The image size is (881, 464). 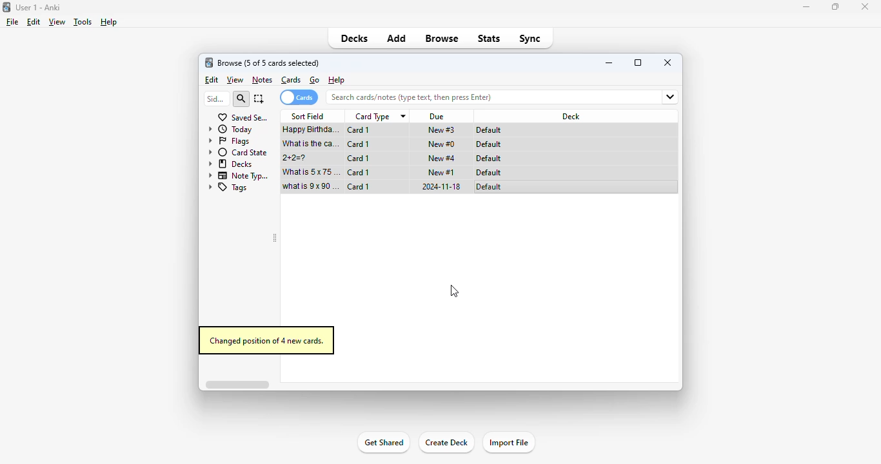 I want to click on view, so click(x=235, y=80).